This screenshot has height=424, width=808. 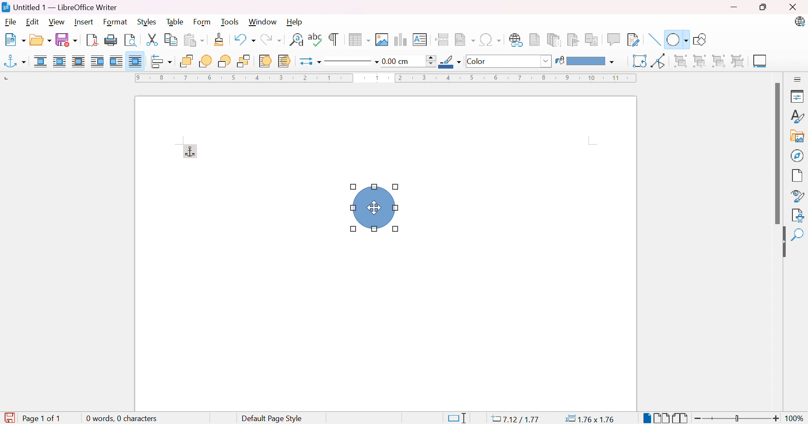 I want to click on Close, so click(x=792, y=7).